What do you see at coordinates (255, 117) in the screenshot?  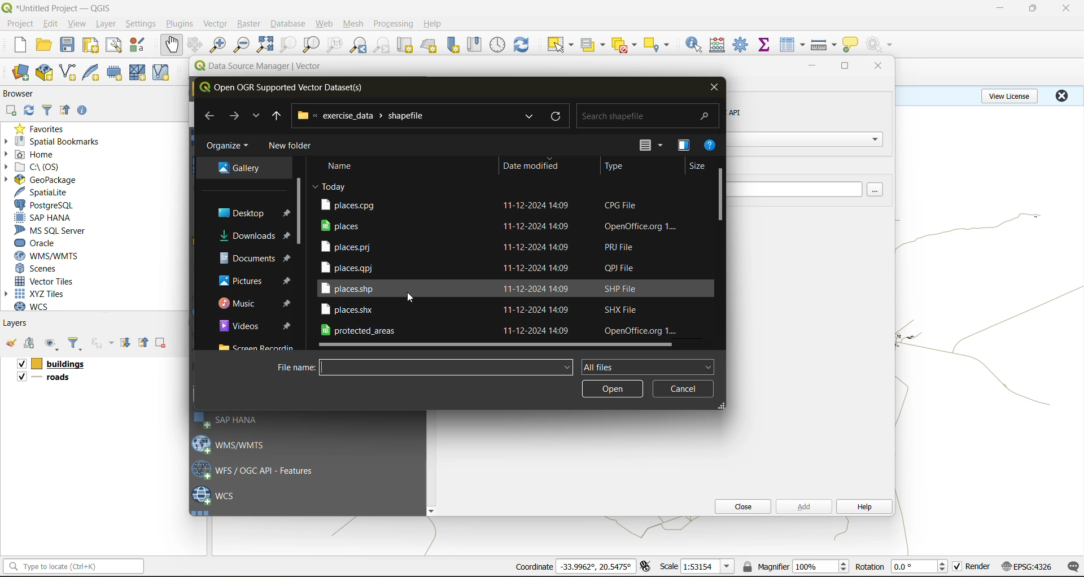 I see `recent locations` at bounding box center [255, 117].